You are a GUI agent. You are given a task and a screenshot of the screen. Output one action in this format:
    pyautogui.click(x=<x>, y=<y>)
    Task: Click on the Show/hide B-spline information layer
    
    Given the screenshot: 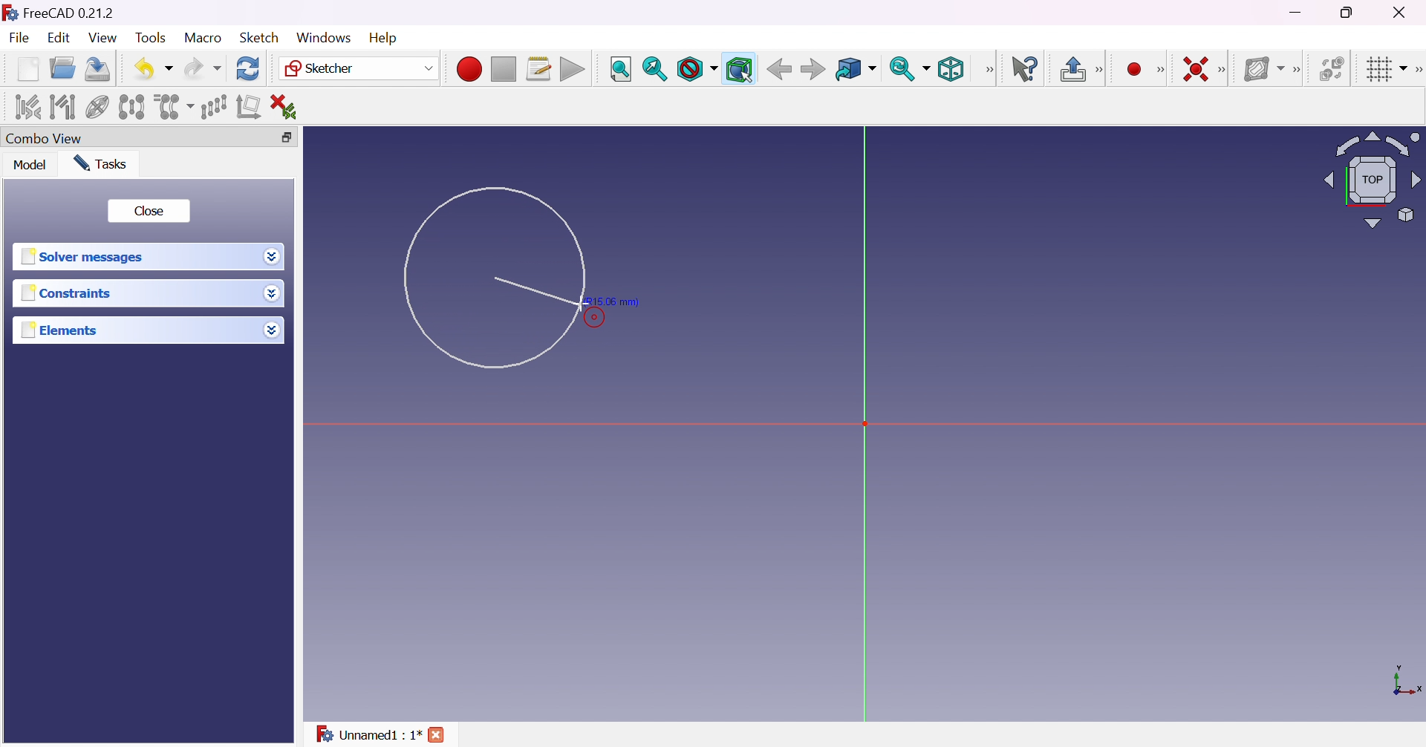 What is the action you would take?
    pyautogui.click(x=1264, y=68)
    